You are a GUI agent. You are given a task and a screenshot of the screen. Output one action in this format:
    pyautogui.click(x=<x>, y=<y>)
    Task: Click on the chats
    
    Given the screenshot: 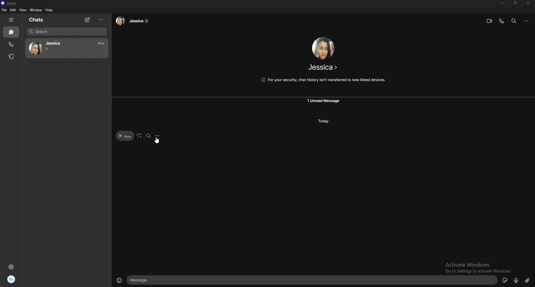 What is the action you would take?
    pyautogui.click(x=38, y=20)
    